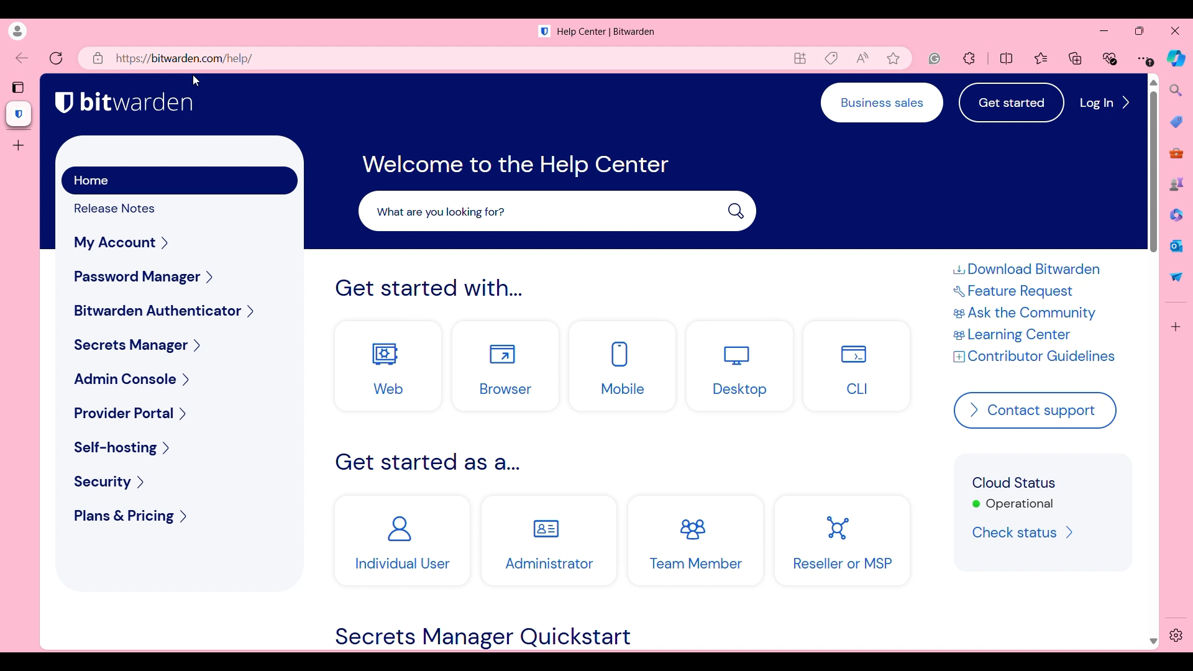  What do you see at coordinates (1013, 504) in the screenshot?
I see `Operational` at bounding box center [1013, 504].